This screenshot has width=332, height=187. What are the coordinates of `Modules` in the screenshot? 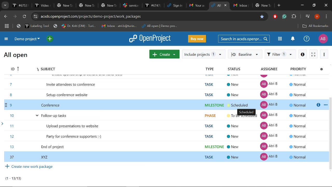 It's located at (280, 39).